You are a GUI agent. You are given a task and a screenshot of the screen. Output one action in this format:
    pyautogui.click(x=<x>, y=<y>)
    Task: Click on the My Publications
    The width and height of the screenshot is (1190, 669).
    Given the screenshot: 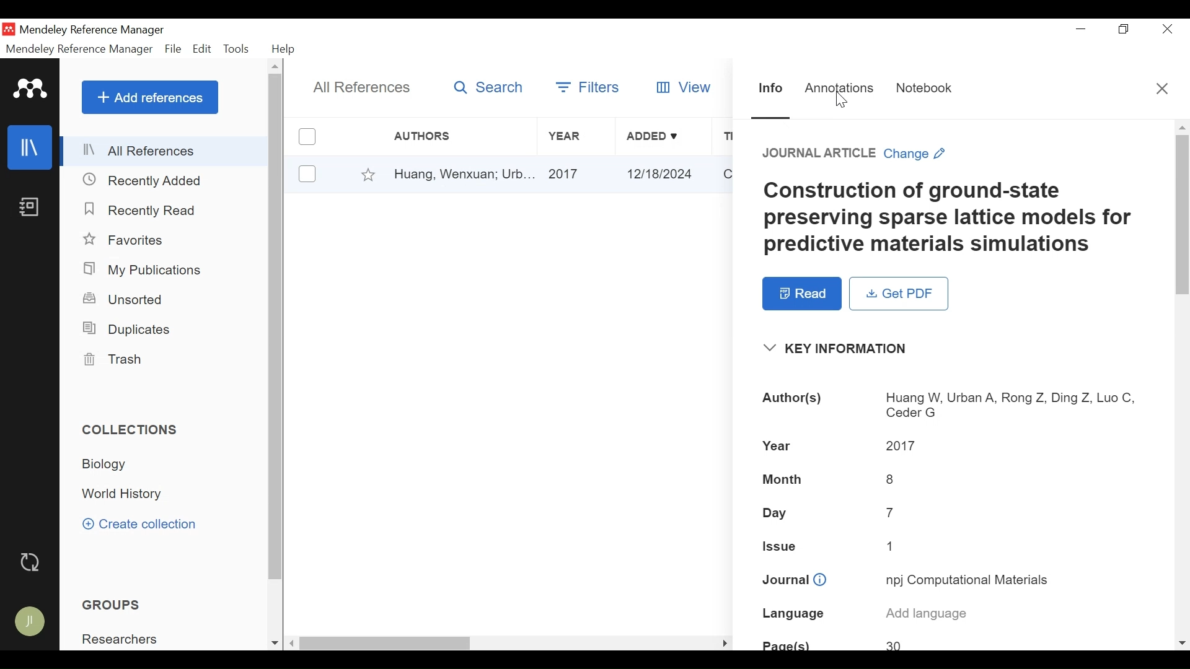 What is the action you would take?
    pyautogui.click(x=146, y=271)
    